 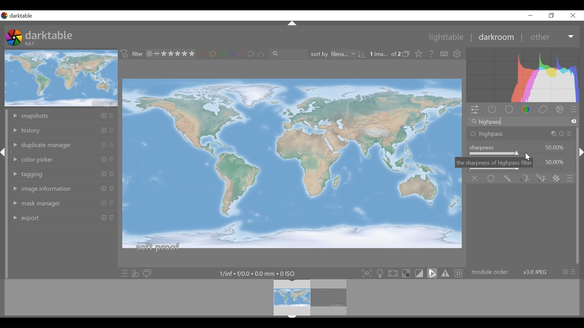 What do you see at coordinates (63, 173) in the screenshot?
I see `tagging` at bounding box center [63, 173].